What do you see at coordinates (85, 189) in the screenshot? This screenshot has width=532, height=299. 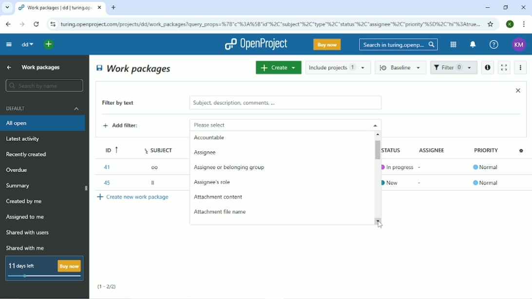 I see `close side bar` at bounding box center [85, 189].